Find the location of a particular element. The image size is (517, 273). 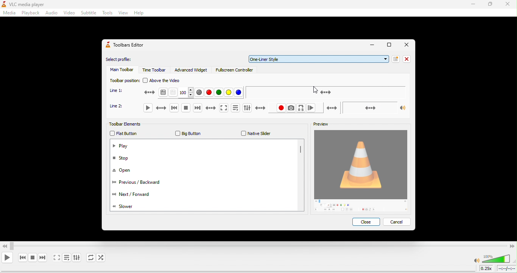

toggle the video in full screen is located at coordinates (216, 107).